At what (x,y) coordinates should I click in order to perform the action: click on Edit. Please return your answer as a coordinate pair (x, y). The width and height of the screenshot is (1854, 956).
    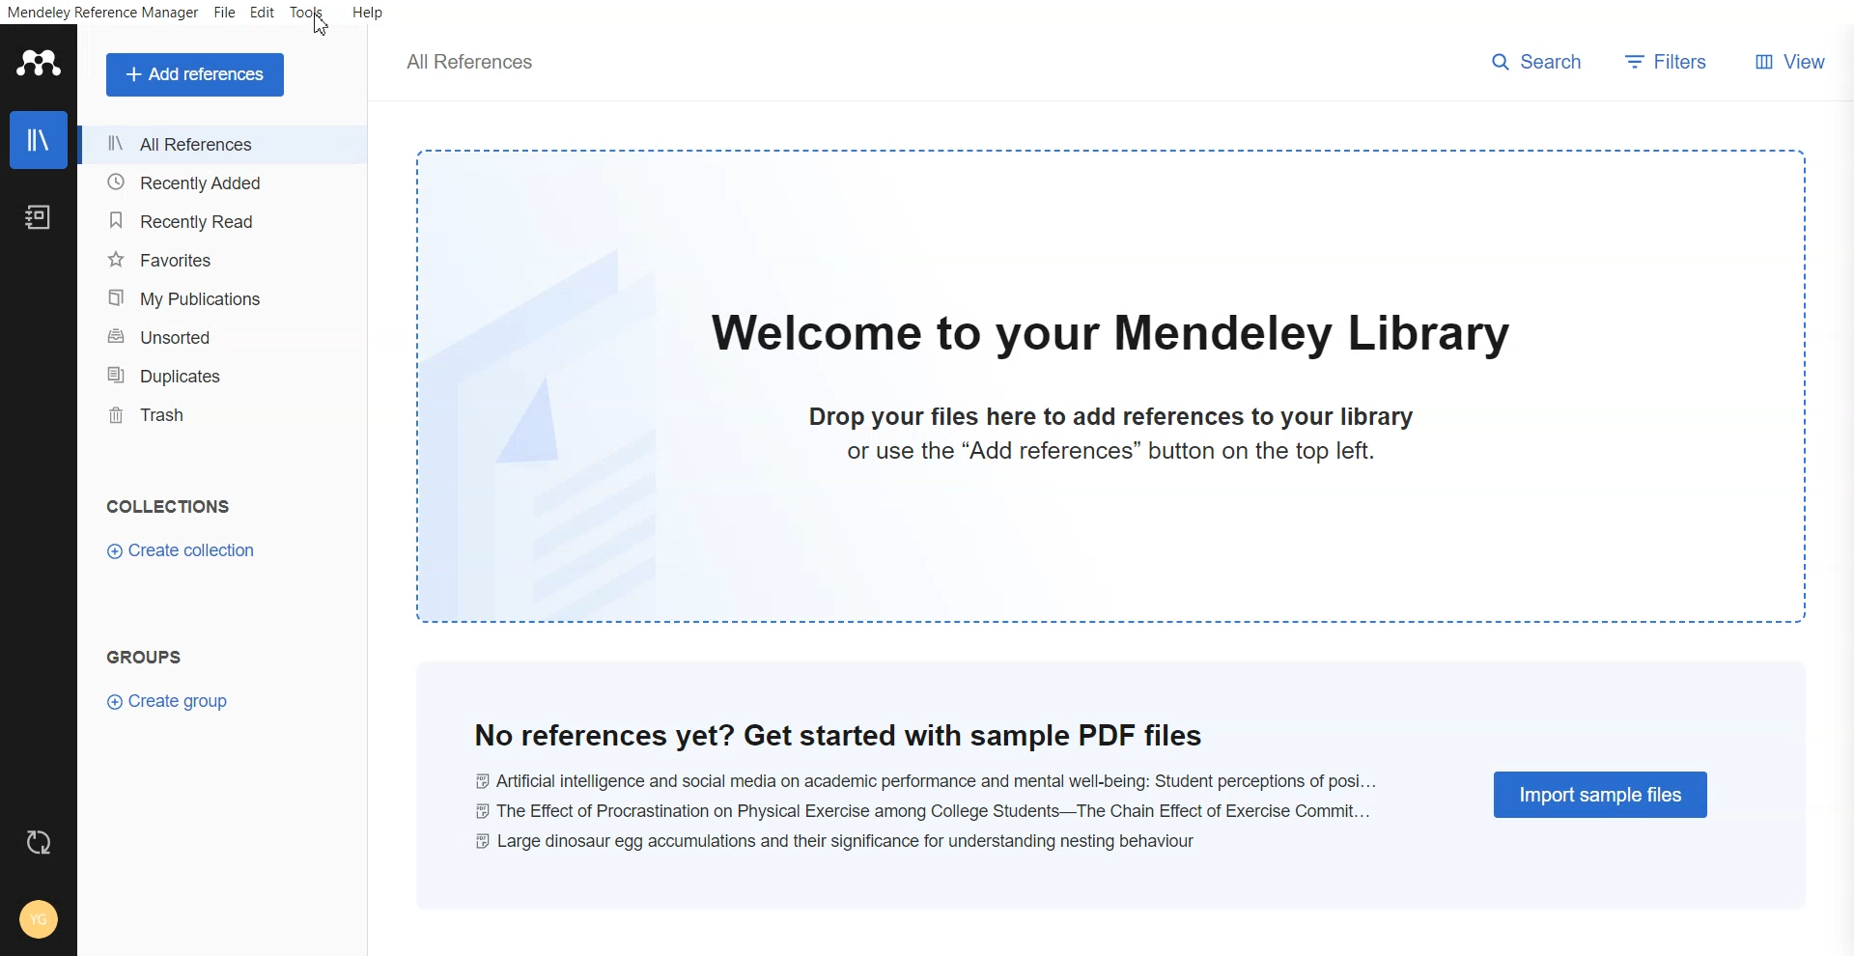
    Looking at the image, I should click on (262, 12).